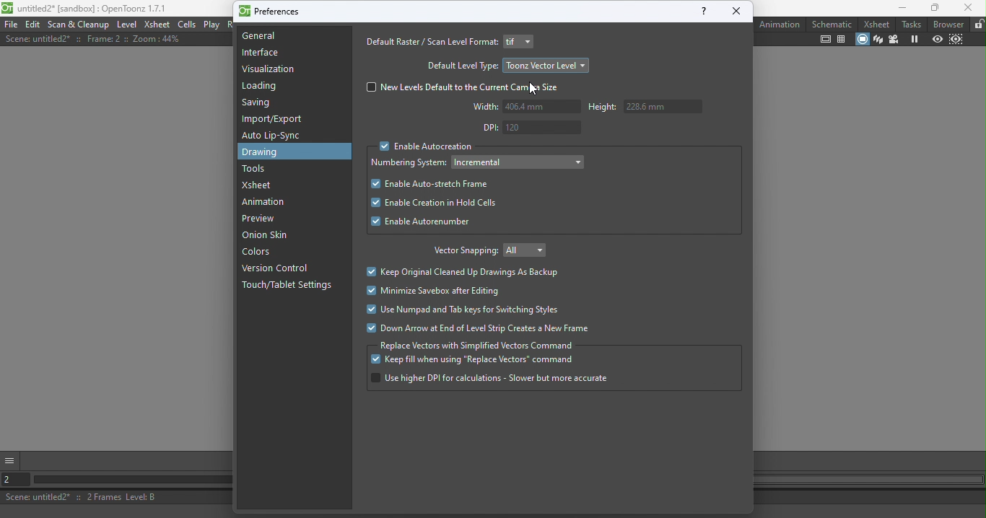 The width and height of the screenshot is (986, 518). Describe the element at coordinates (274, 136) in the screenshot. I see `Auto lip-sync` at that location.